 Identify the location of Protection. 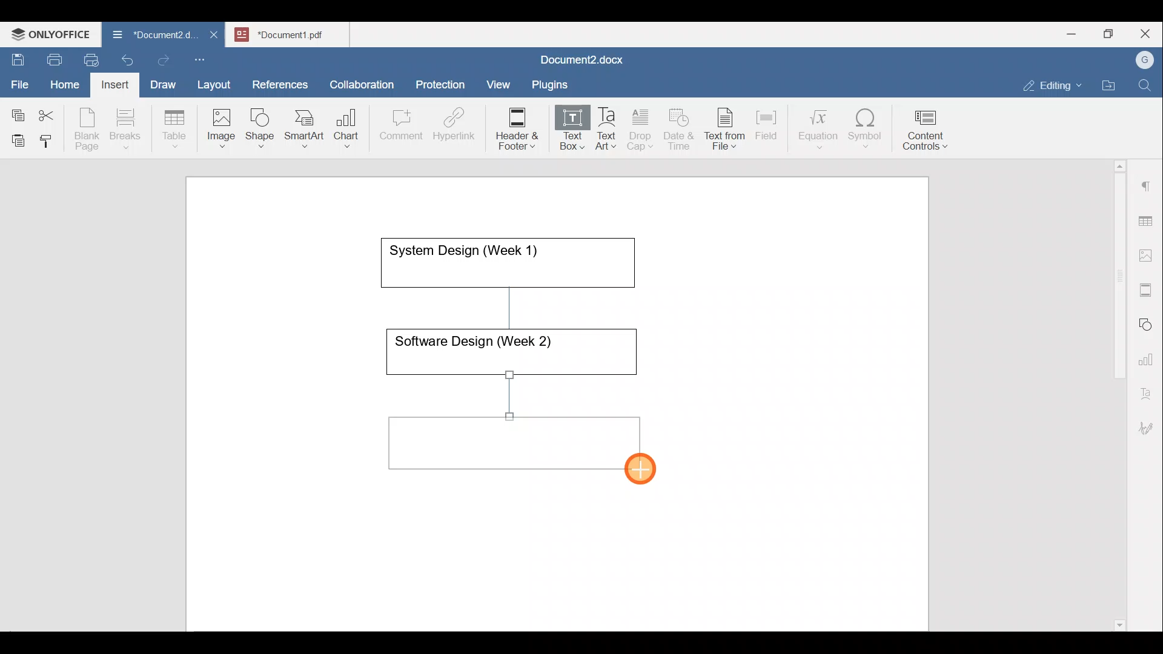
(444, 83).